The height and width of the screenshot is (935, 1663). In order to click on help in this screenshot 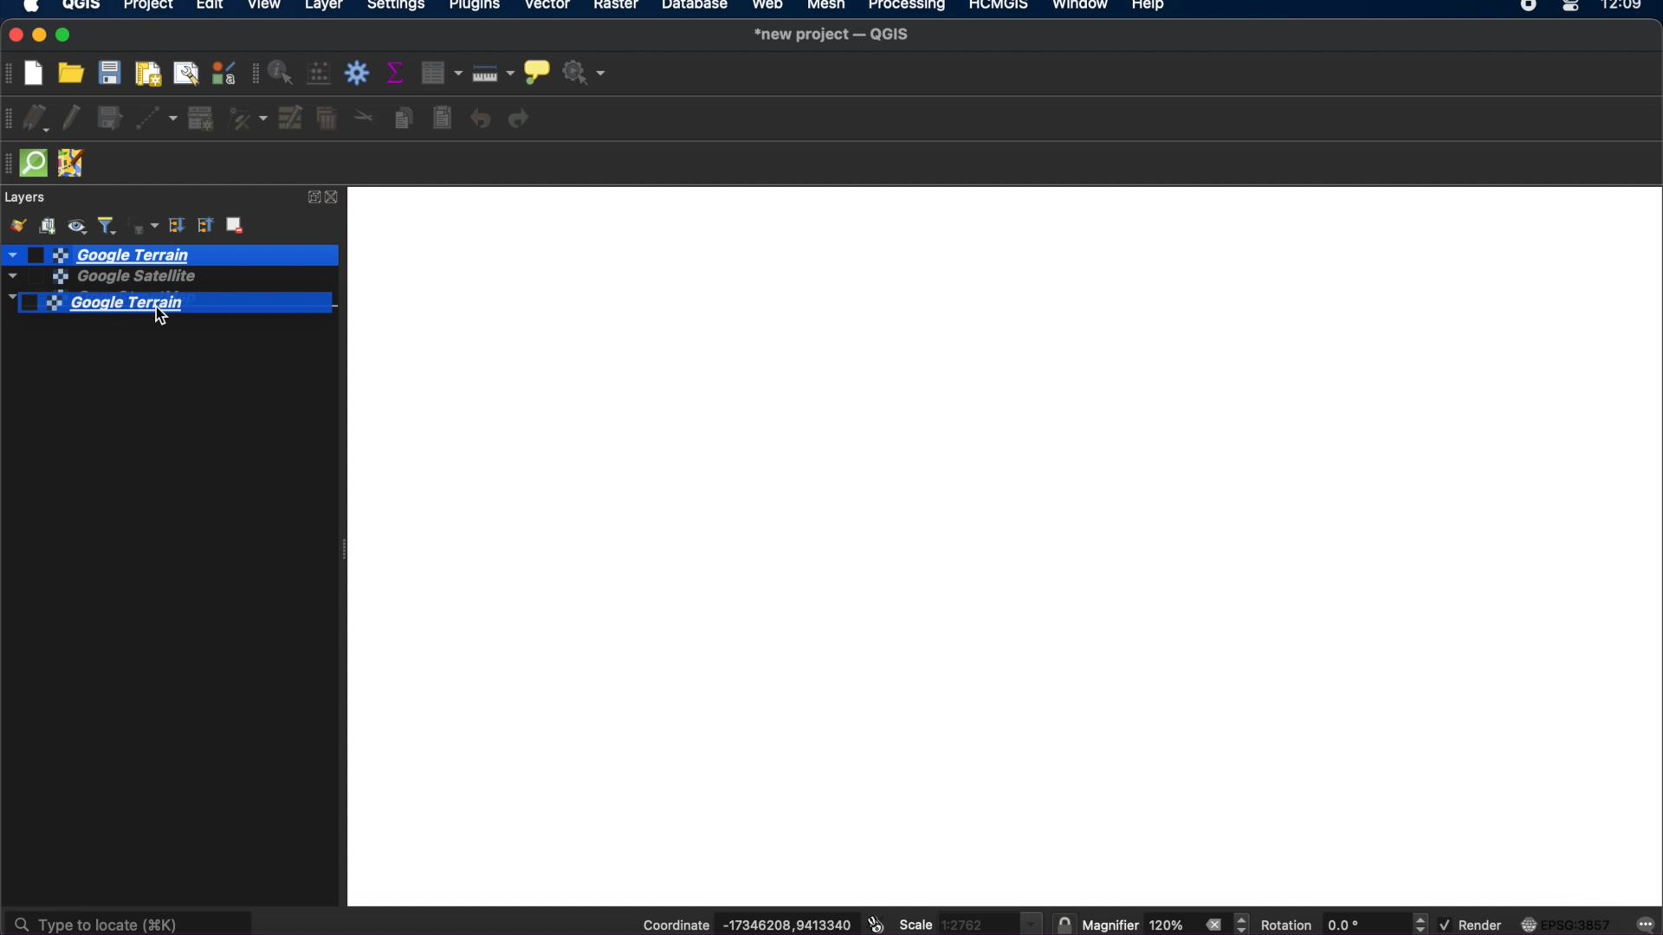, I will do `click(1151, 8)`.